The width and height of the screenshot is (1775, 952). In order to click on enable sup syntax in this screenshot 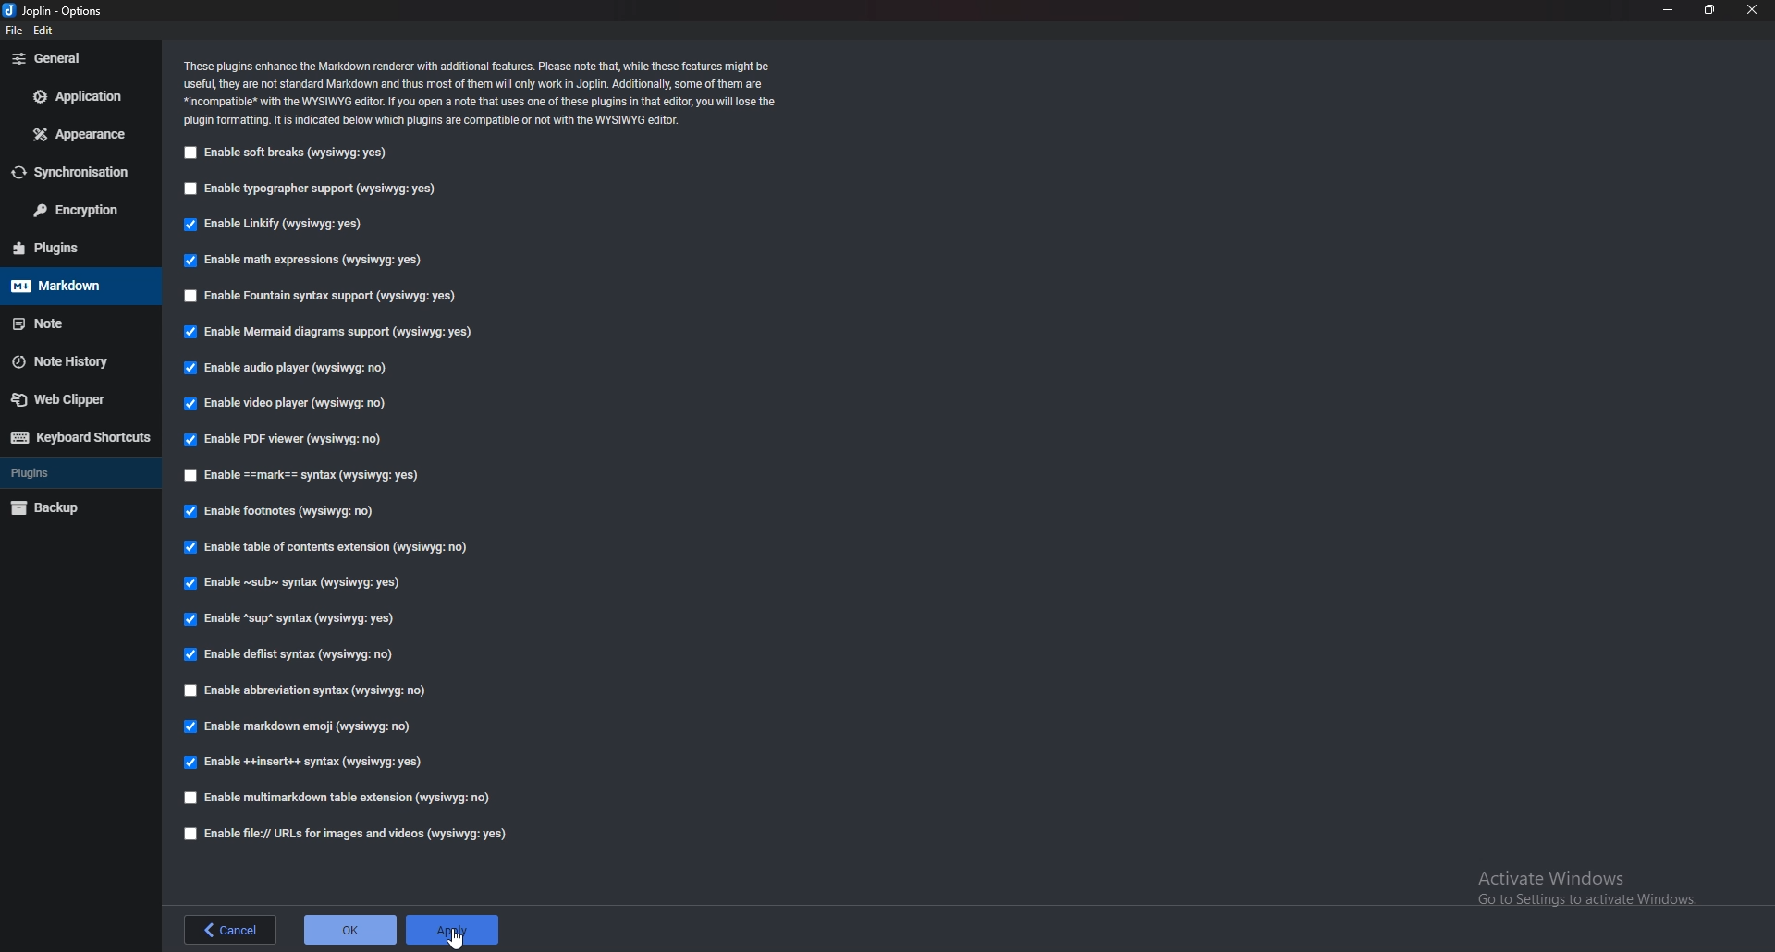, I will do `click(289, 621)`.